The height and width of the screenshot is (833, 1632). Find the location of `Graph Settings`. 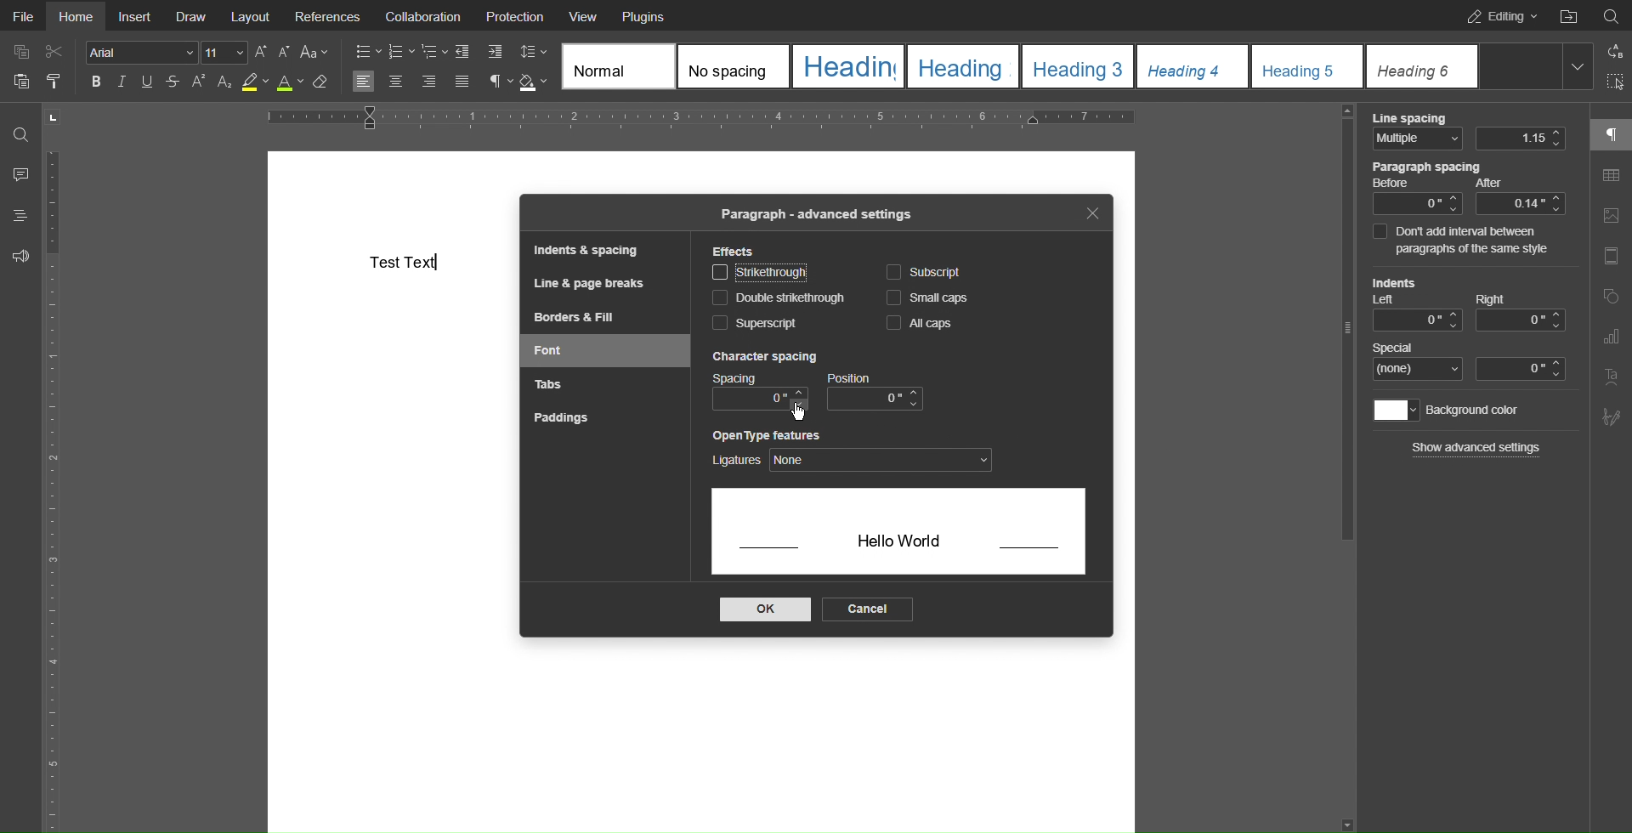

Graph Settings is located at coordinates (1611, 337).